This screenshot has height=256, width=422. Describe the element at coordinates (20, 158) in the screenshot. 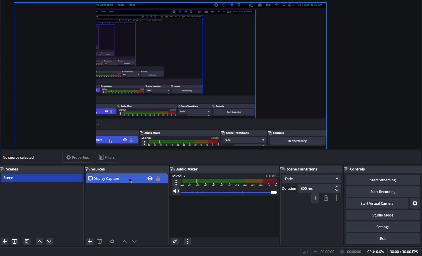

I see `No sources selected` at that location.